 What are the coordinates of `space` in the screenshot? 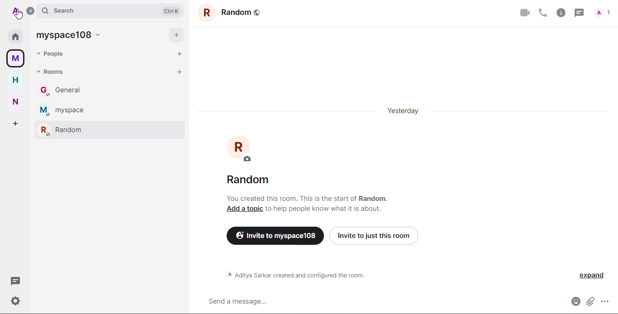 It's located at (69, 35).